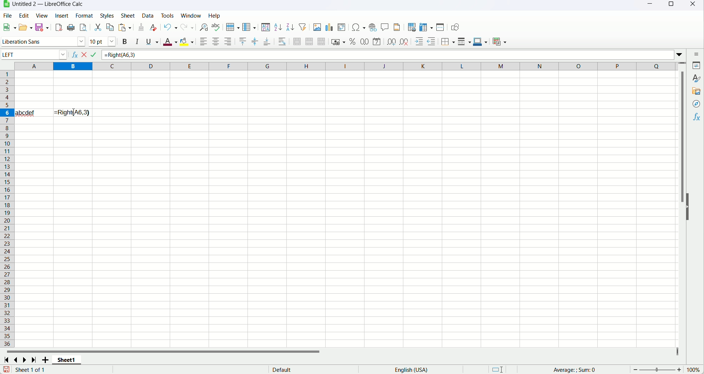  What do you see at coordinates (303, 27) in the screenshot?
I see `auto filter` at bounding box center [303, 27].